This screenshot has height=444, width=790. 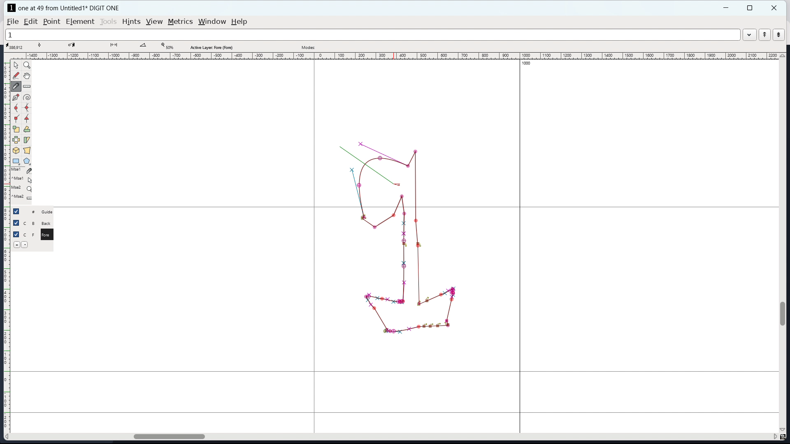 What do you see at coordinates (16, 161) in the screenshot?
I see `rectangle or ellipse` at bounding box center [16, 161].